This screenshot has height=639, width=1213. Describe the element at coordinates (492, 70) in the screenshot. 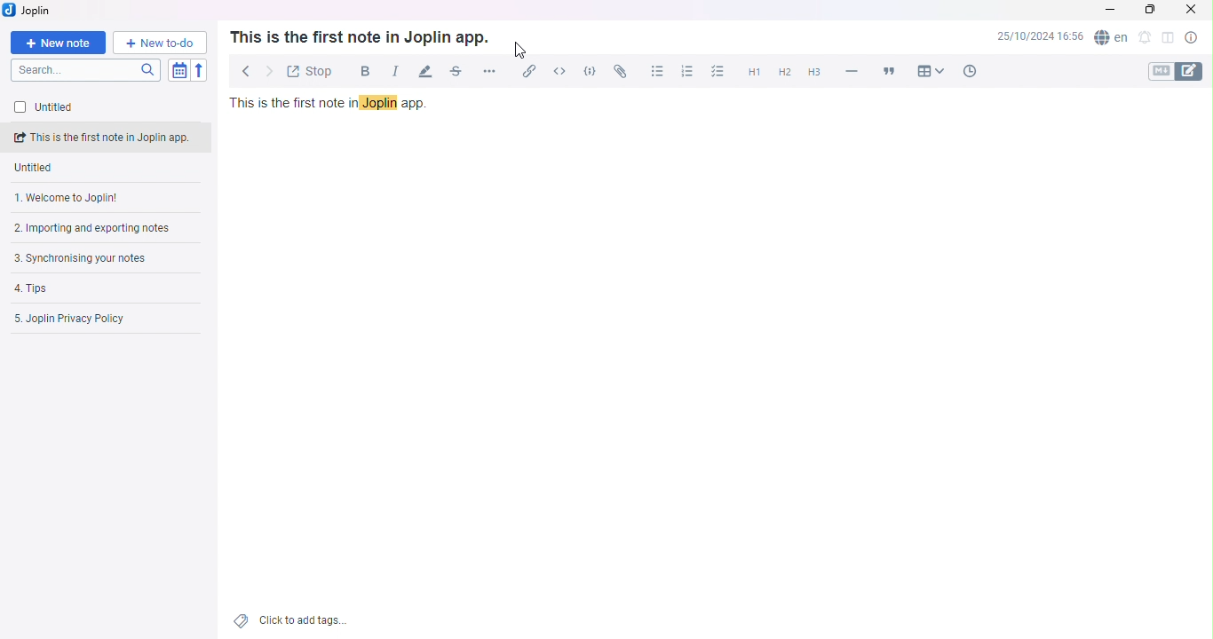

I see `More options` at that location.